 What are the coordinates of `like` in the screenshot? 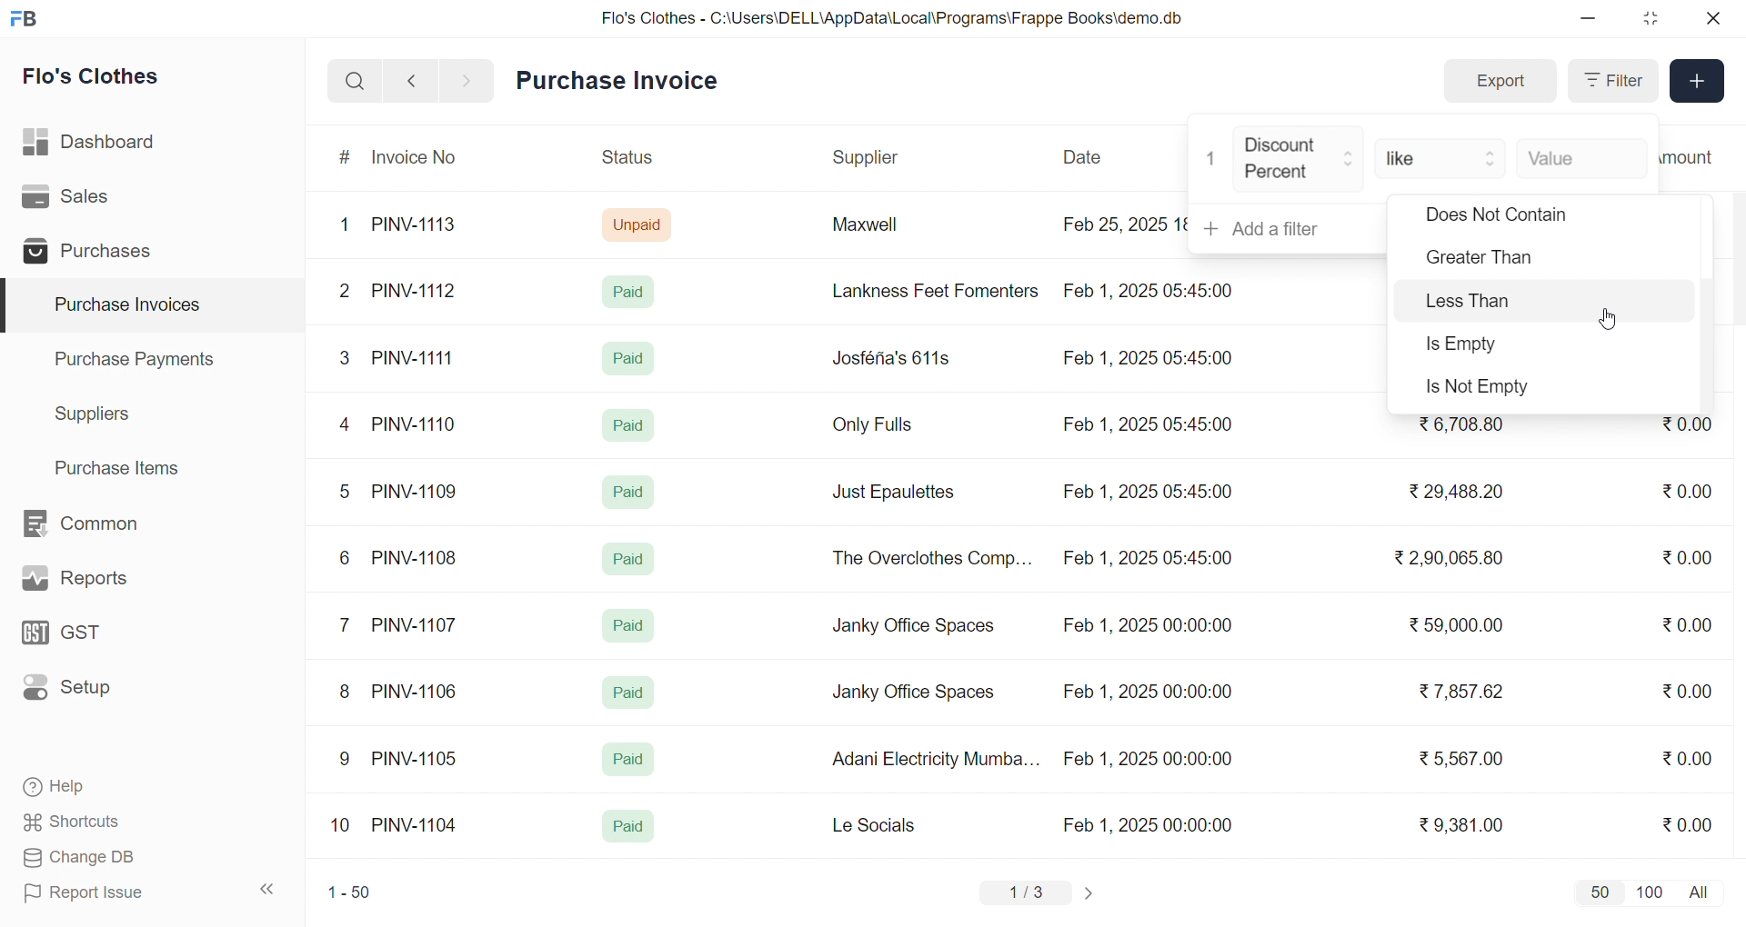 It's located at (1442, 156).